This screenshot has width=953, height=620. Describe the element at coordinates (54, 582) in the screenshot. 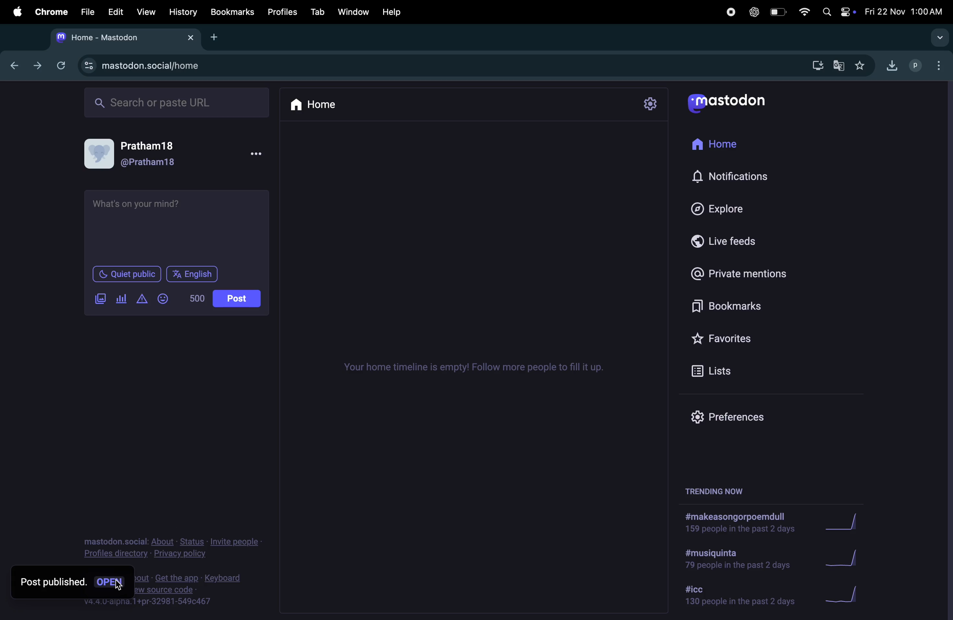

I see `post published` at that location.